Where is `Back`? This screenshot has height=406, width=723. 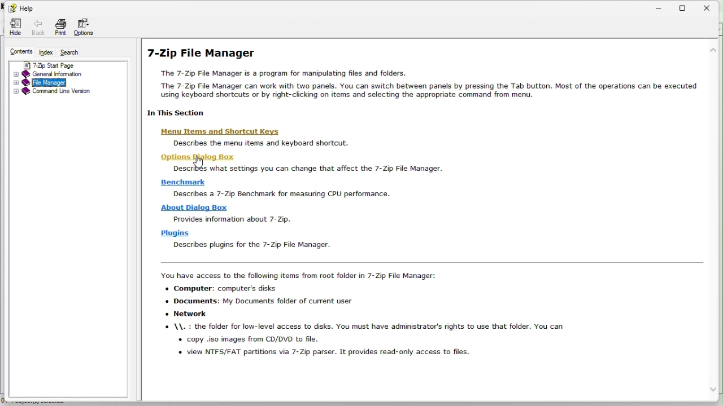 Back is located at coordinates (38, 28).